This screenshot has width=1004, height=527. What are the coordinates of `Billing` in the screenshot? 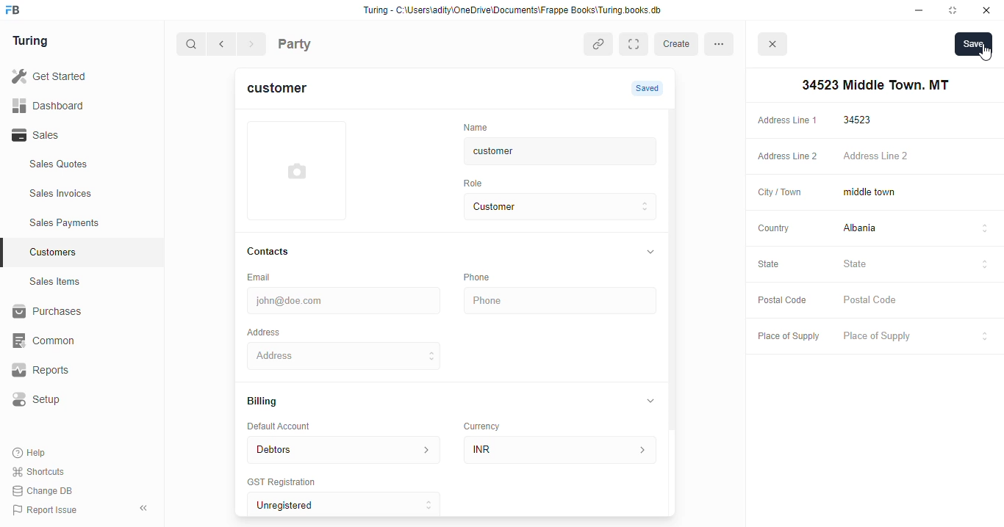 It's located at (269, 402).